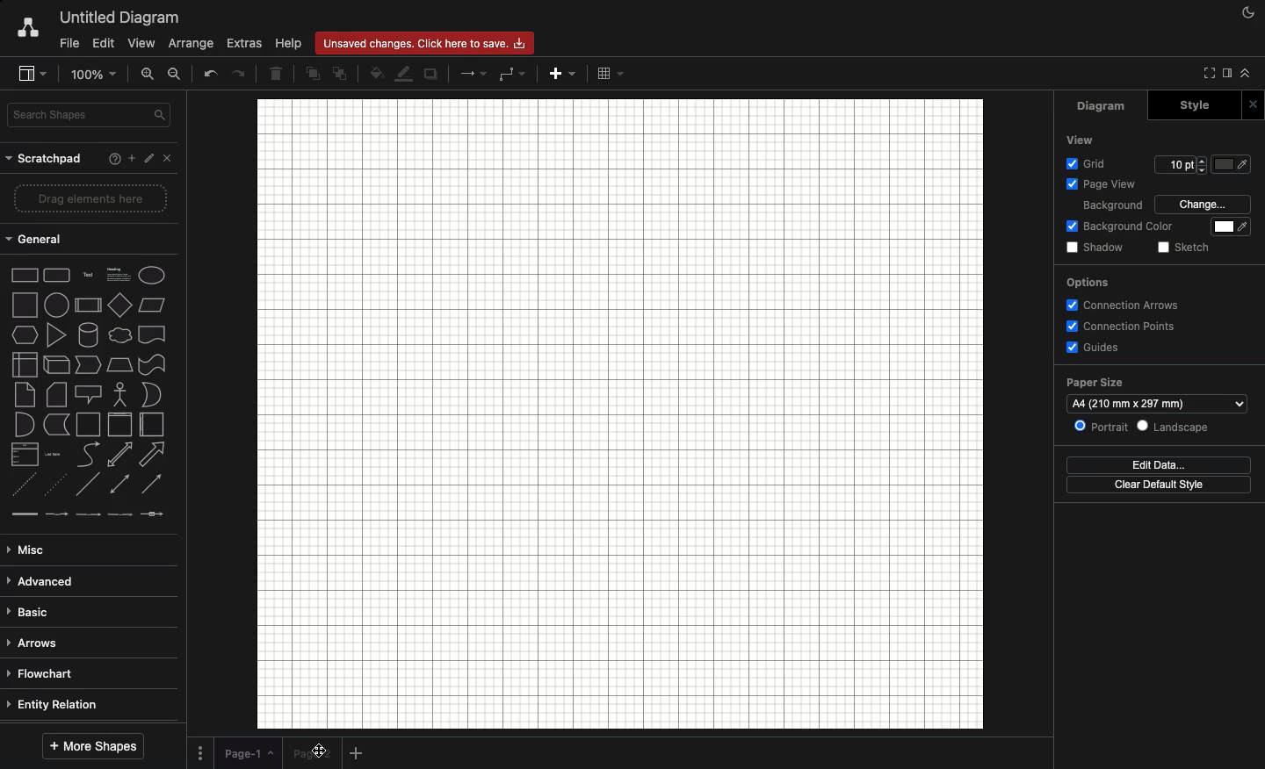 The image size is (1265, 769). I want to click on Page 1, so click(249, 754).